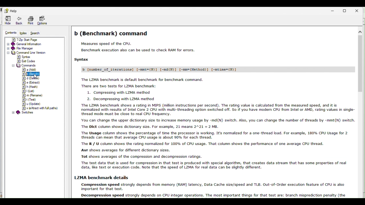 This screenshot has height=205, width=365. What do you see at coordinates (33, 104) in the screenshot?
I see `u` at bounding box center [33, 104].